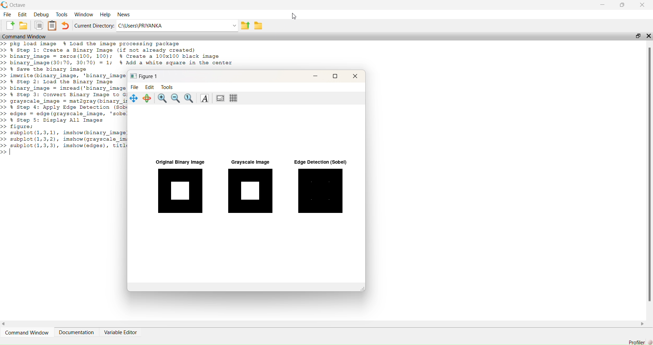 This screenshot has width=653, height=345. I want to click on share folder, so click(246, 25).